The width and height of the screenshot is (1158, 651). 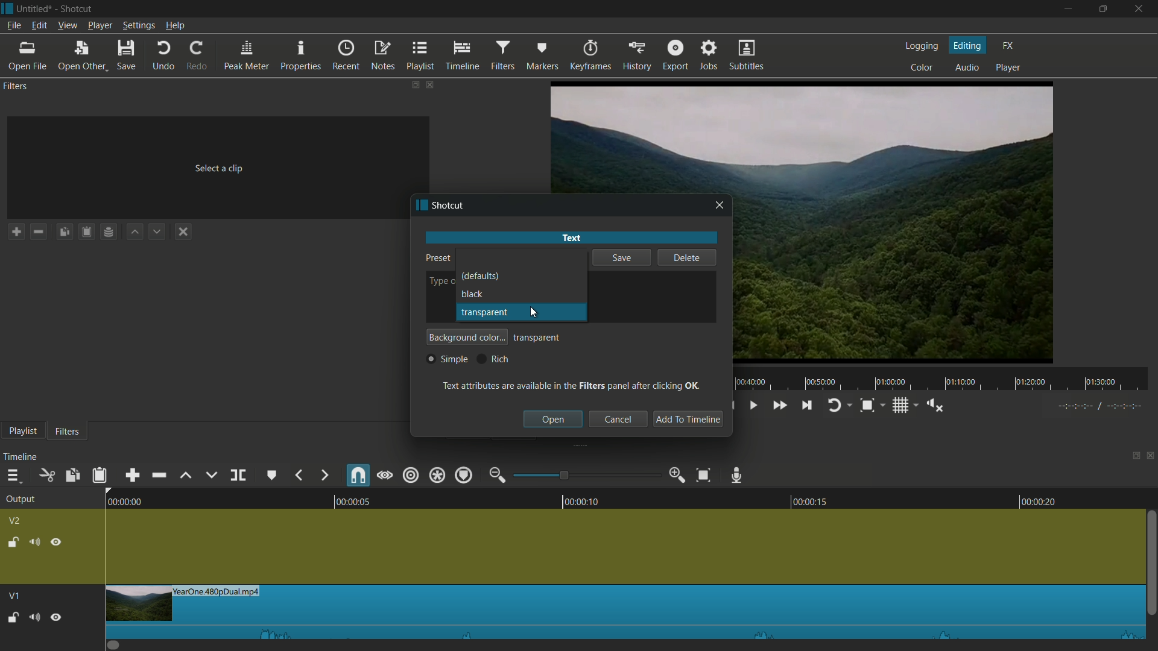 I want to click on save, so click(x=621, y=259).